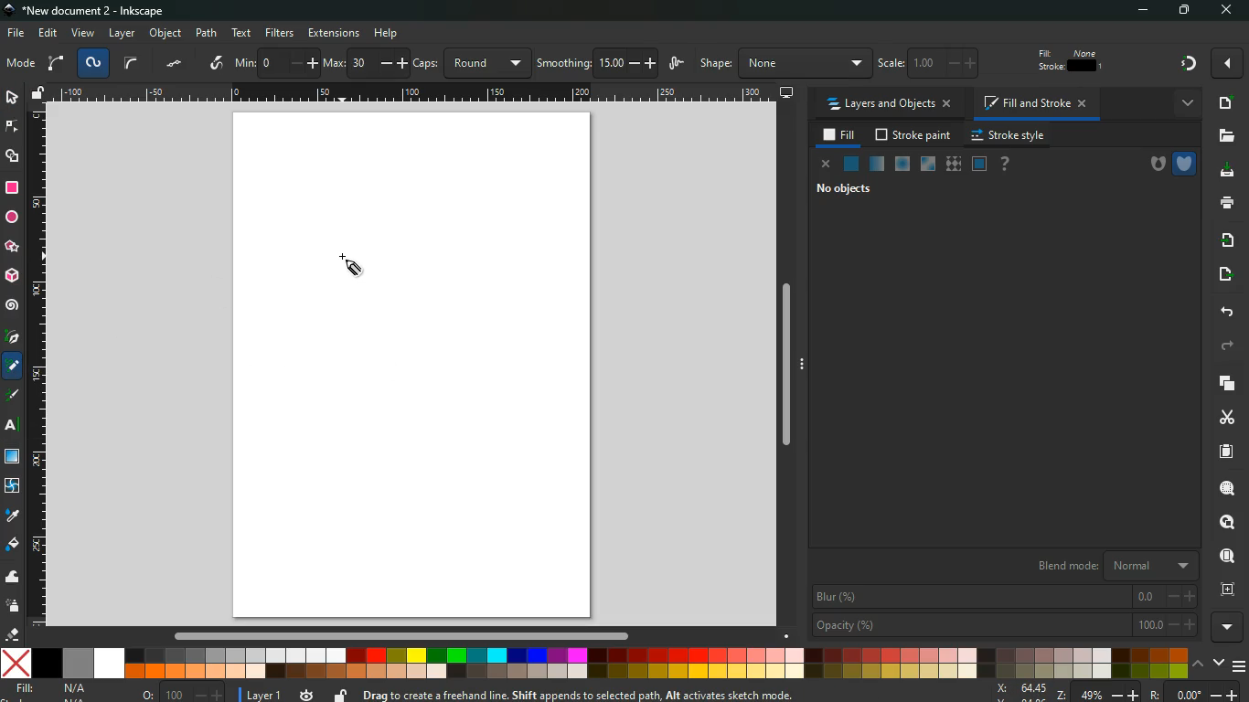 Image resolution: width=1249 pixels, height=702 pixels. What do you see at coordinates (49, 32) in the screenshot?
I see `edit` at bounding box center [49, 32].